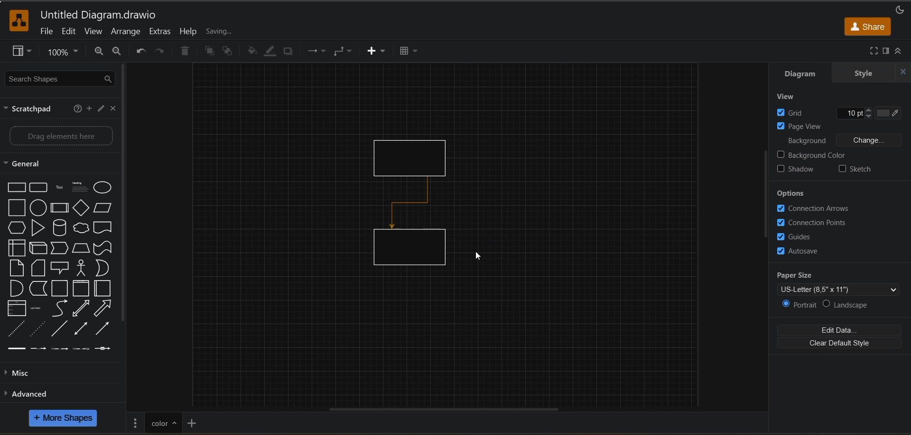 The width and height of the screenshot is (911, 435). What do you see at coordinates (63, 267) in the screenshot?
I see `Callout` at bounding box center [63, 267].